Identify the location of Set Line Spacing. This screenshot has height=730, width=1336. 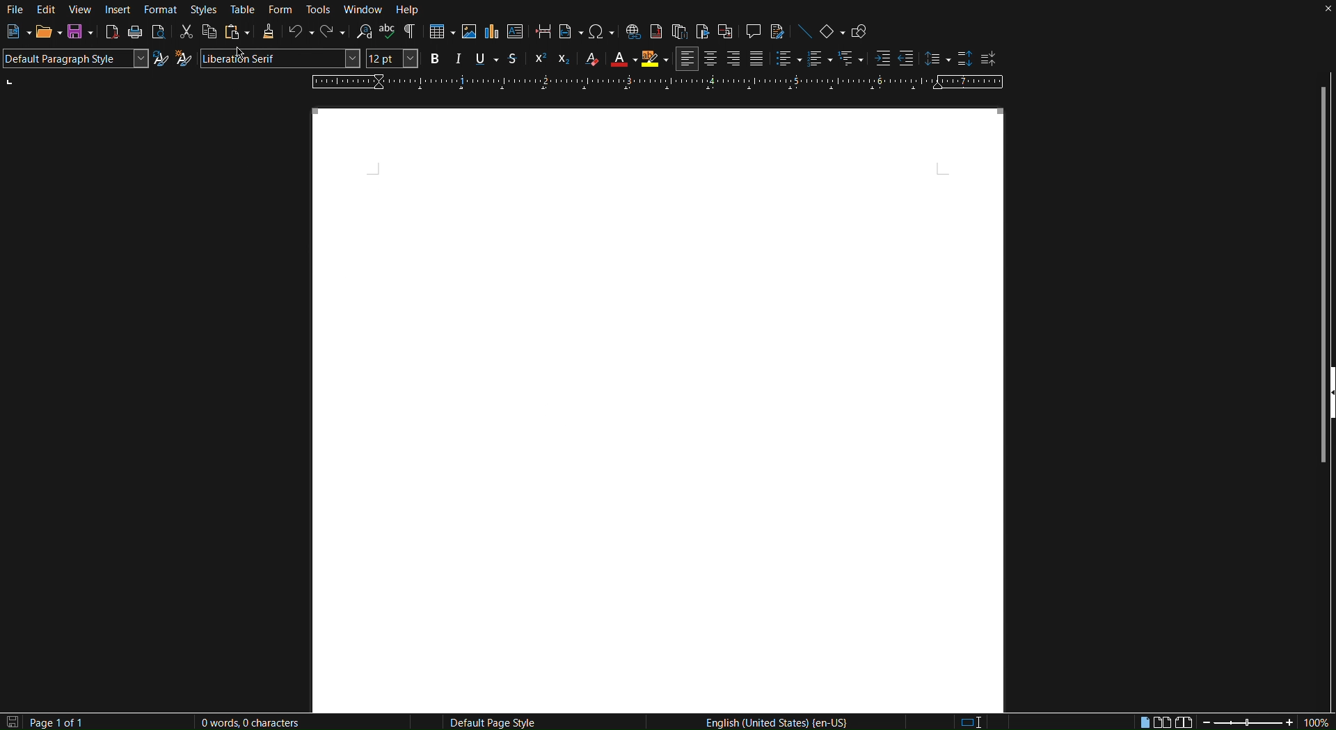
(937, 60).